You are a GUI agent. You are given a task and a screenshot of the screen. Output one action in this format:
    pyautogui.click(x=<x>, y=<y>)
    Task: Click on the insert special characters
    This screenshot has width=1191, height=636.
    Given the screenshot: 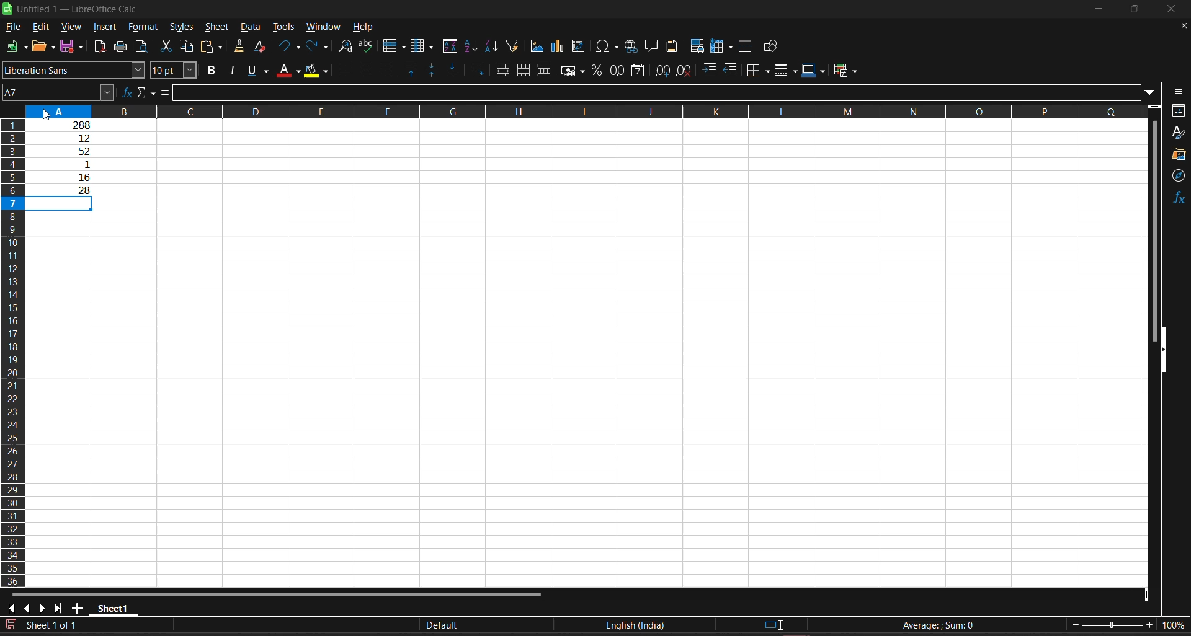 What is the action you would take?
    pyautogui.click(x=606, y=46)
    